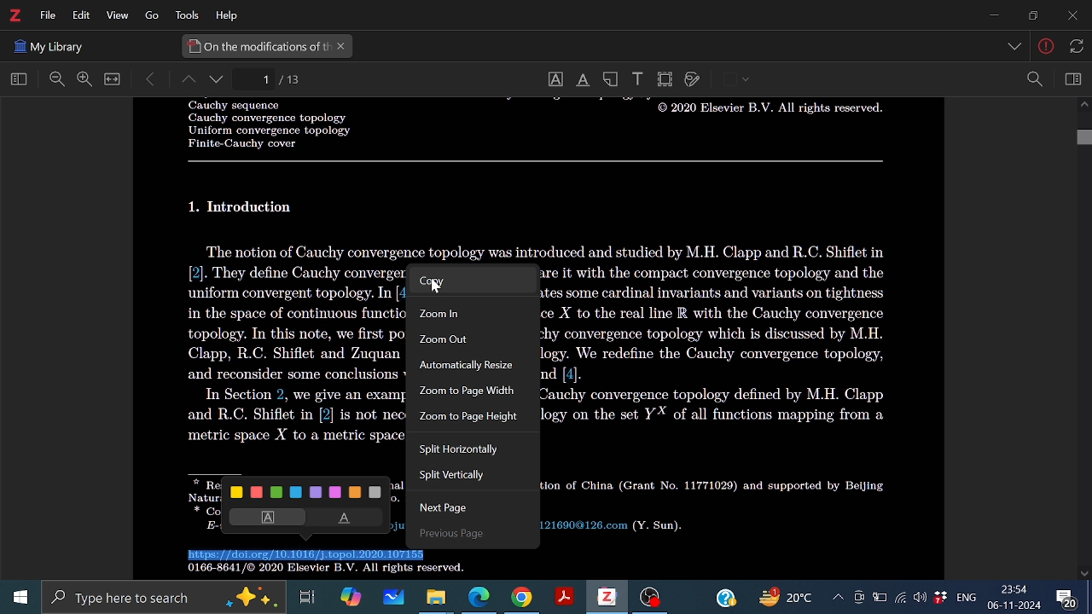 The height and width of the screenshot is (614, 1092). Describe the element at coordinates (858, 598) in the screenshot. I see `Meet` at that location.